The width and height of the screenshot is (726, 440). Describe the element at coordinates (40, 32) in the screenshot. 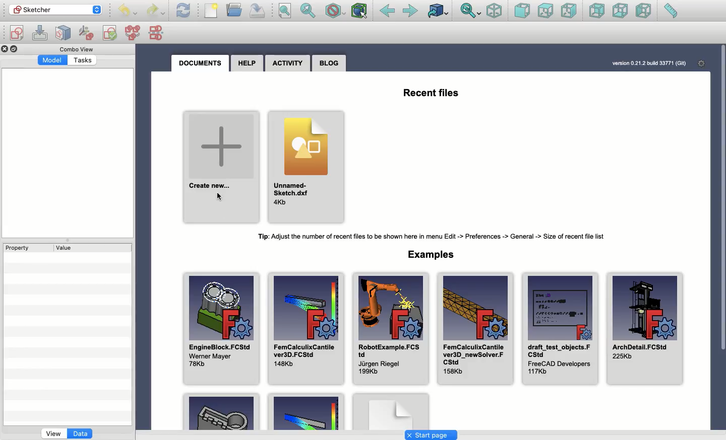

I see `Edit sketch` at that location.